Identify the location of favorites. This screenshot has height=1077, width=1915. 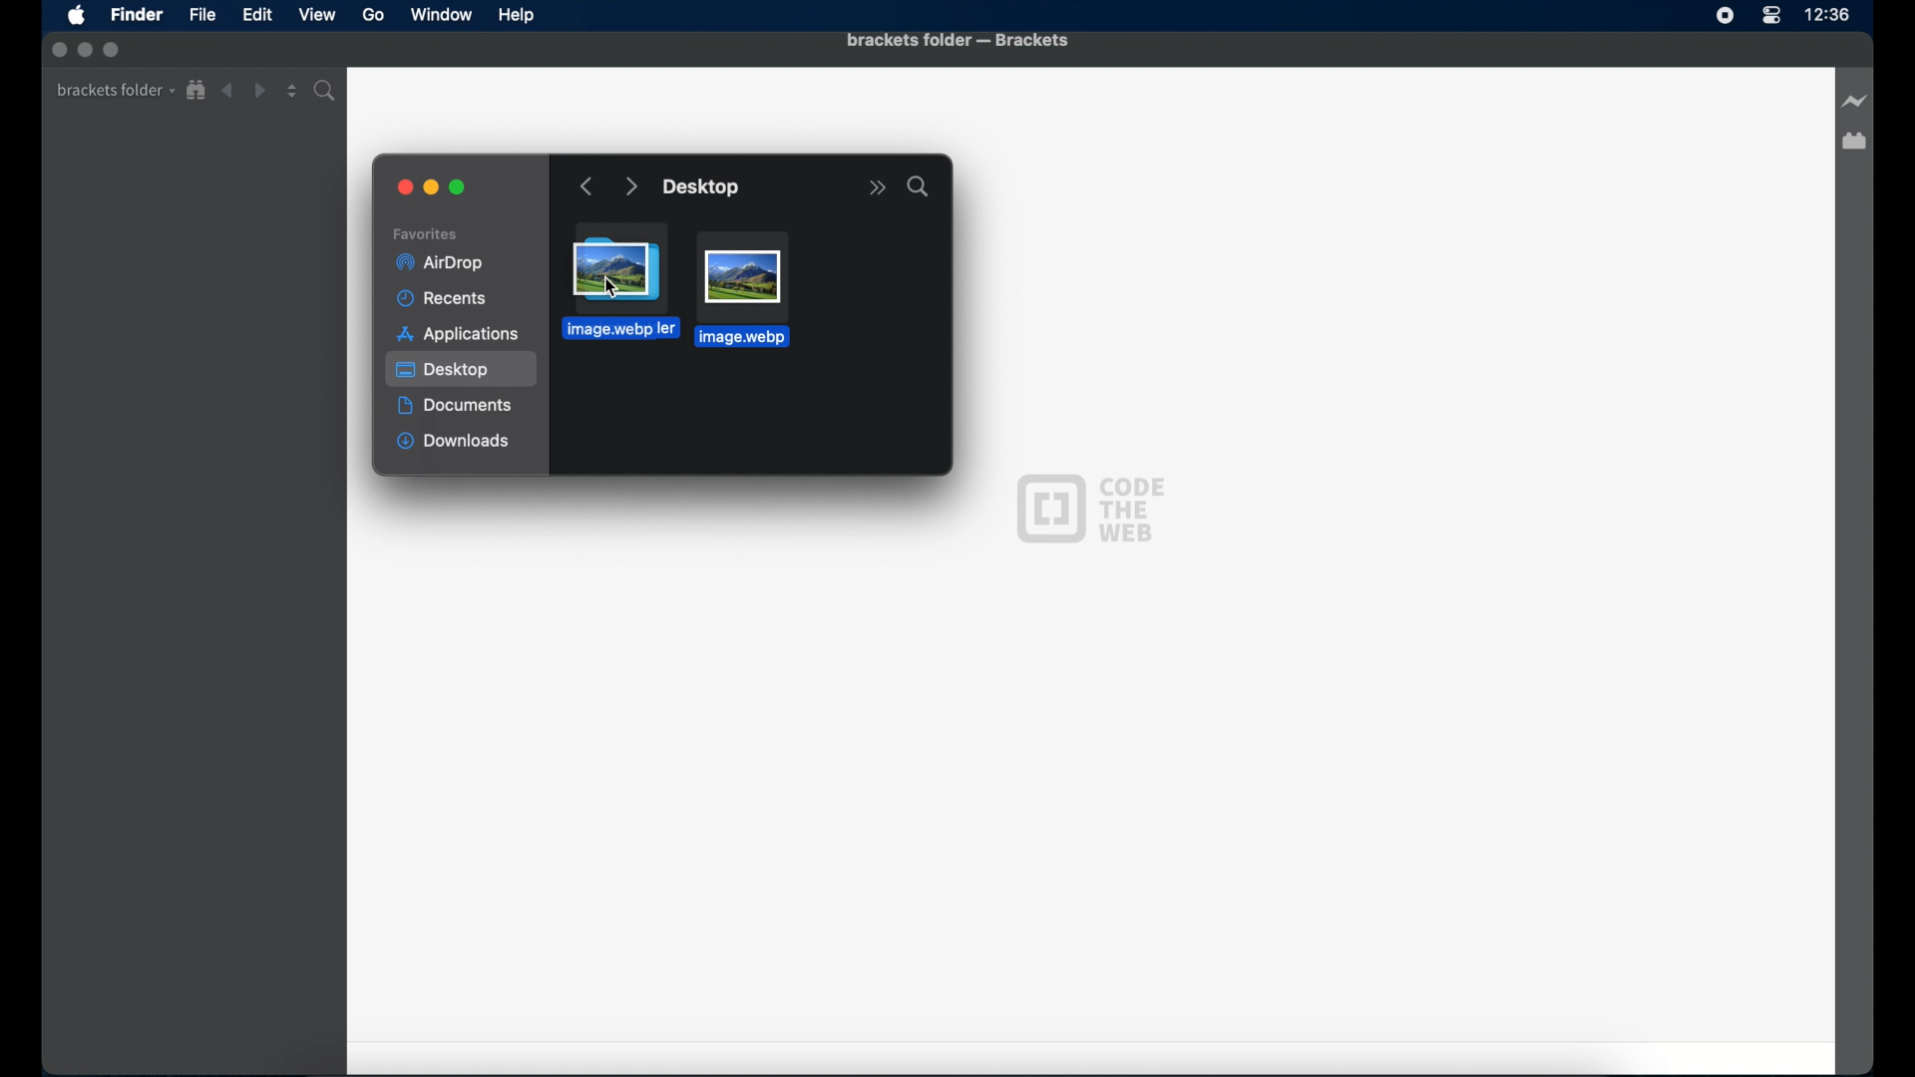
(426, 234).